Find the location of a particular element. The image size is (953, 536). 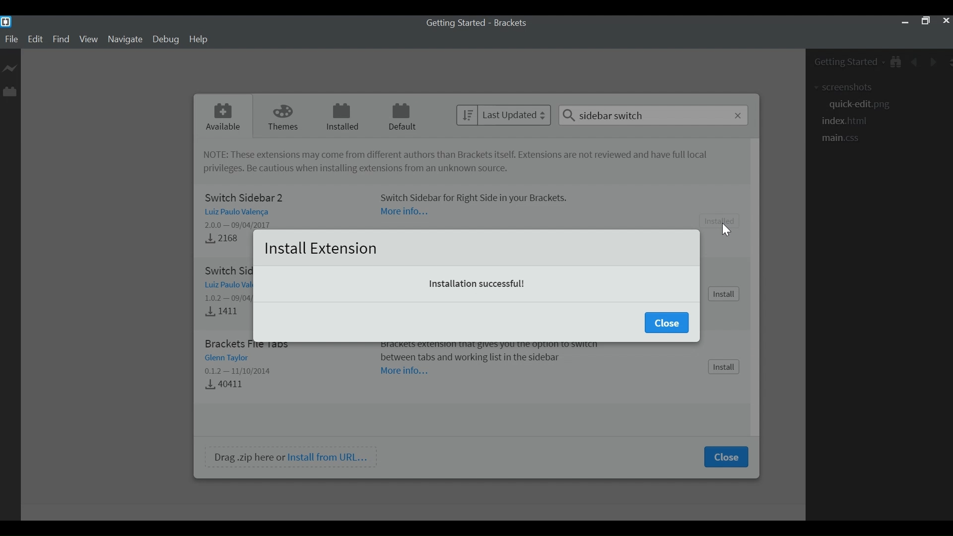

Switch Sidebar for Right Side in your Brackets is located at coordinates (479, 197).